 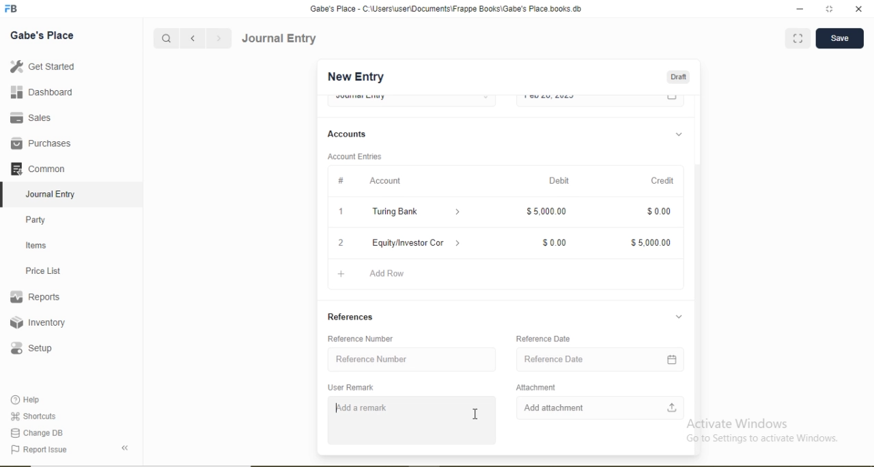 I want to click on $5,000.00, so click(x=650, y=243).